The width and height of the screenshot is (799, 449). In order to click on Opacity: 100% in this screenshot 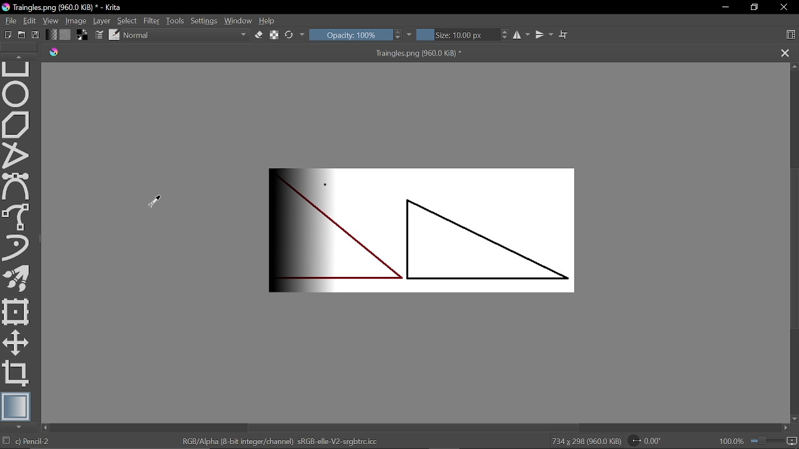, I will do `click(350, 36)`.